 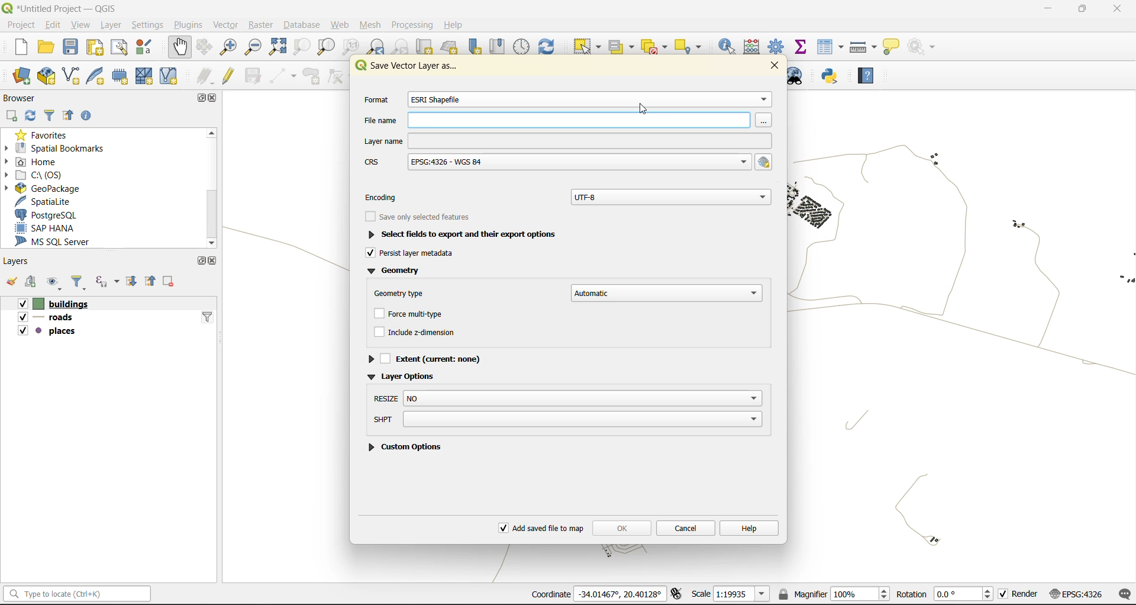 What do you see at coordinates (890, 48) in the screenshot?
I see `show tips` at bounding box center [890, 48].